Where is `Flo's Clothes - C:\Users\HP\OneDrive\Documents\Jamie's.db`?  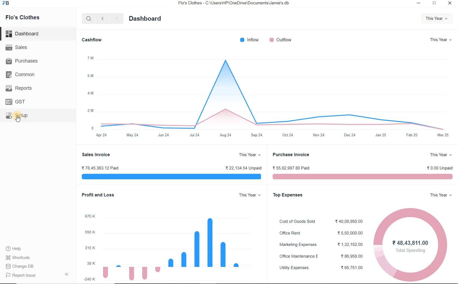
Flo's Clothes - C:\Users\HP\OneDrive\Documents\Jamie's.db is located at coordinates (236, 4).